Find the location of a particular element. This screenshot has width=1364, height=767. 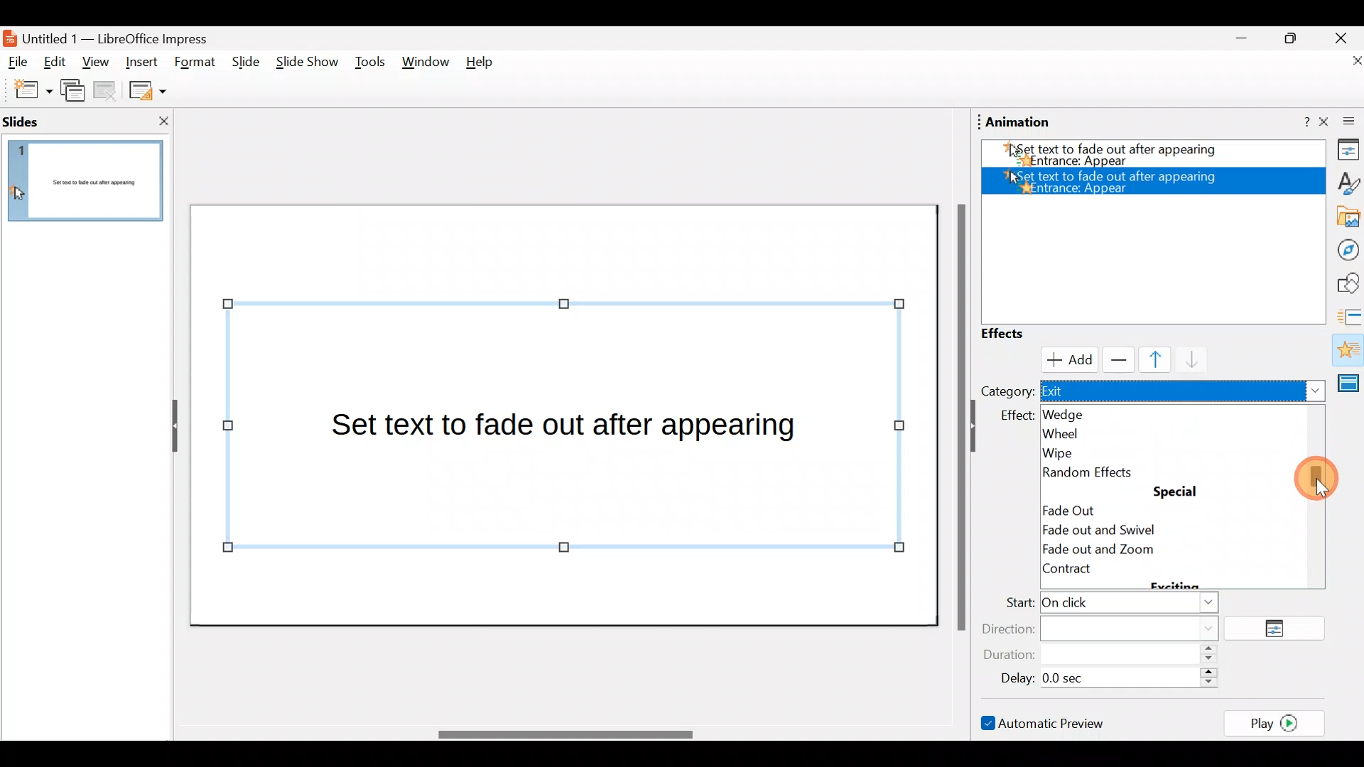

Appear effect added is located at coordinates (1147, 156).